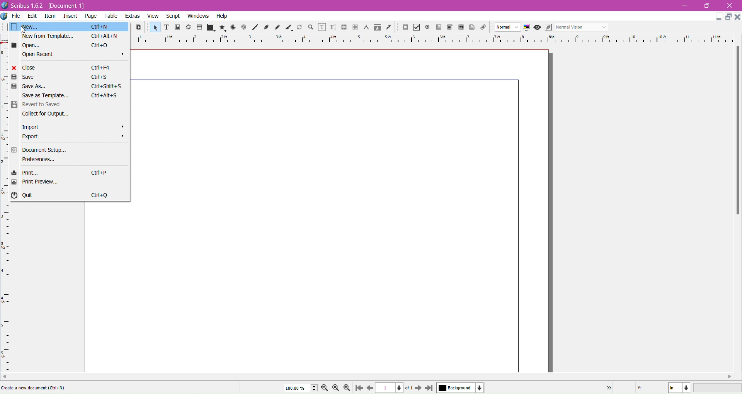 The height and width of the screenshot is (394, 742). What do you see at coordinates (266, 28) in the screenshot?
I see `icon` at bounding box center [266, 28].